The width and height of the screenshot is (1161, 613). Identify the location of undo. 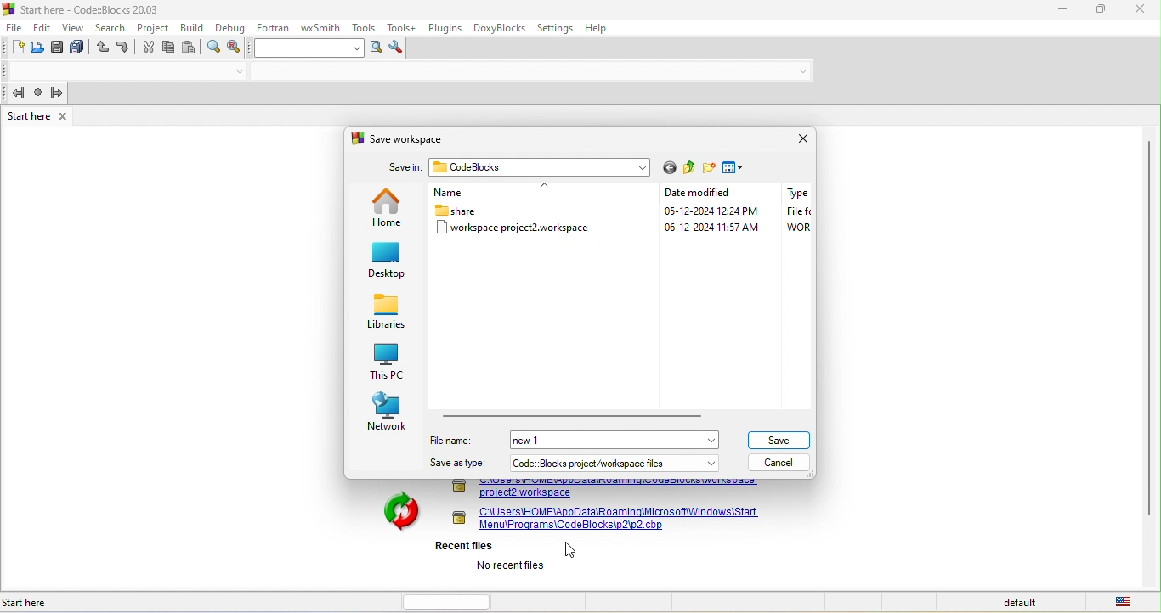
(102, 49).